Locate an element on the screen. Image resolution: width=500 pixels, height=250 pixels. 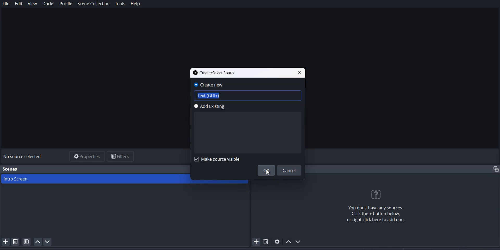
Move Source Down is located at coordinates (299, 241).